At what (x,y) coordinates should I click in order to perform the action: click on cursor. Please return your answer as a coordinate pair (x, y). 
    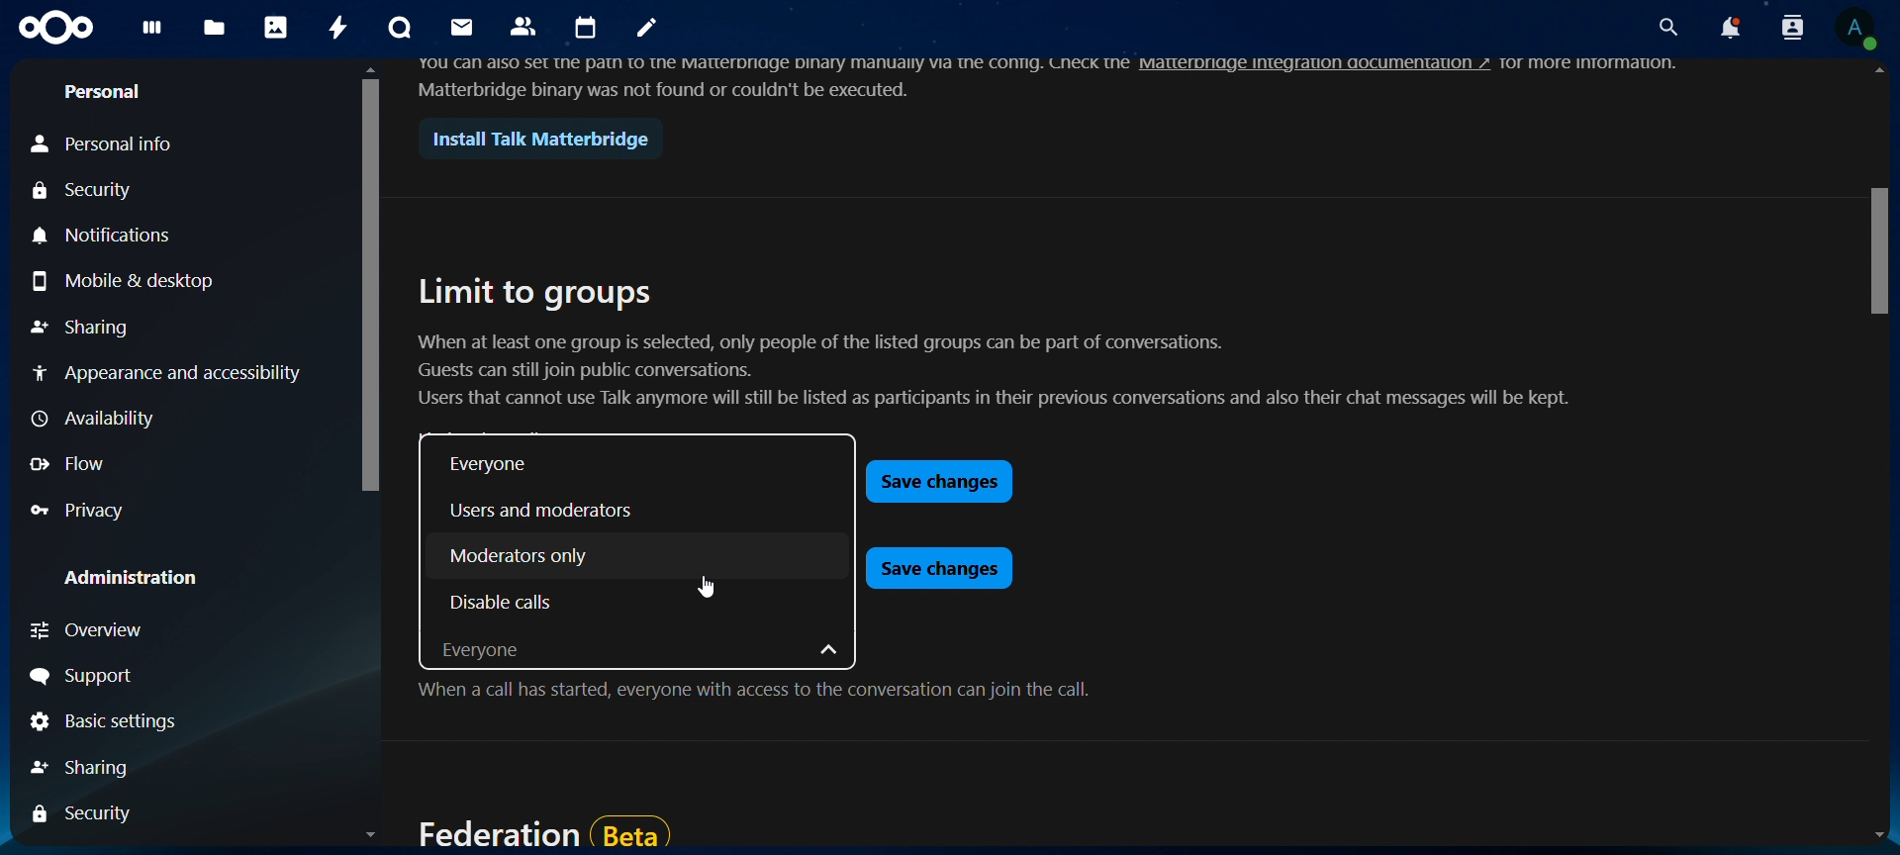
    Looking at the image, I should click on (700, 588).